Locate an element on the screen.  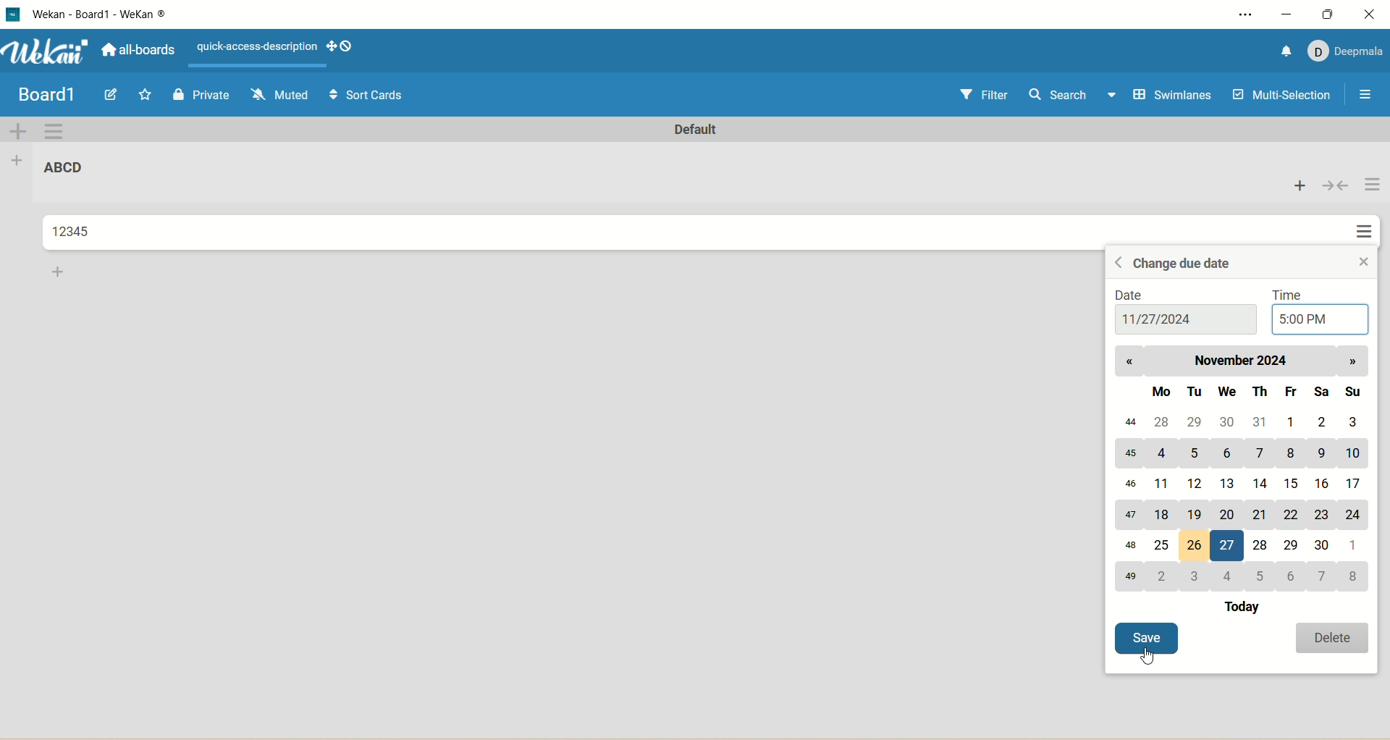
close is located at coordinates (1361, 263).